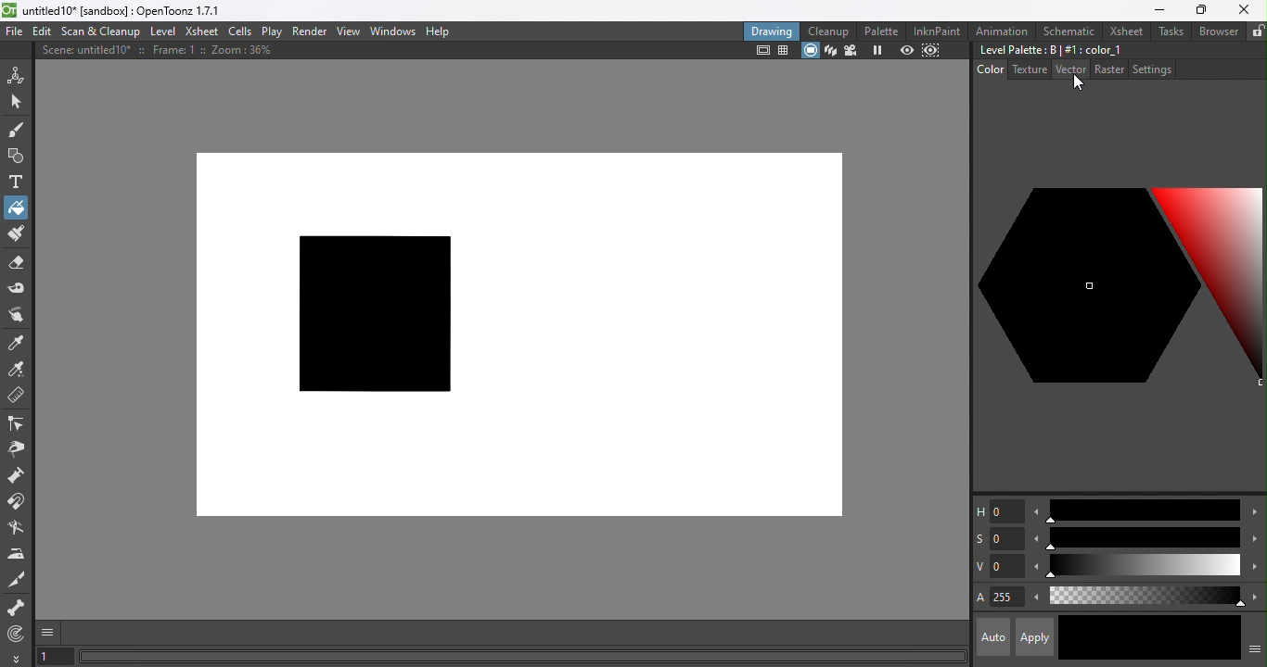  I want to click on Settings, so click(1151, 69).